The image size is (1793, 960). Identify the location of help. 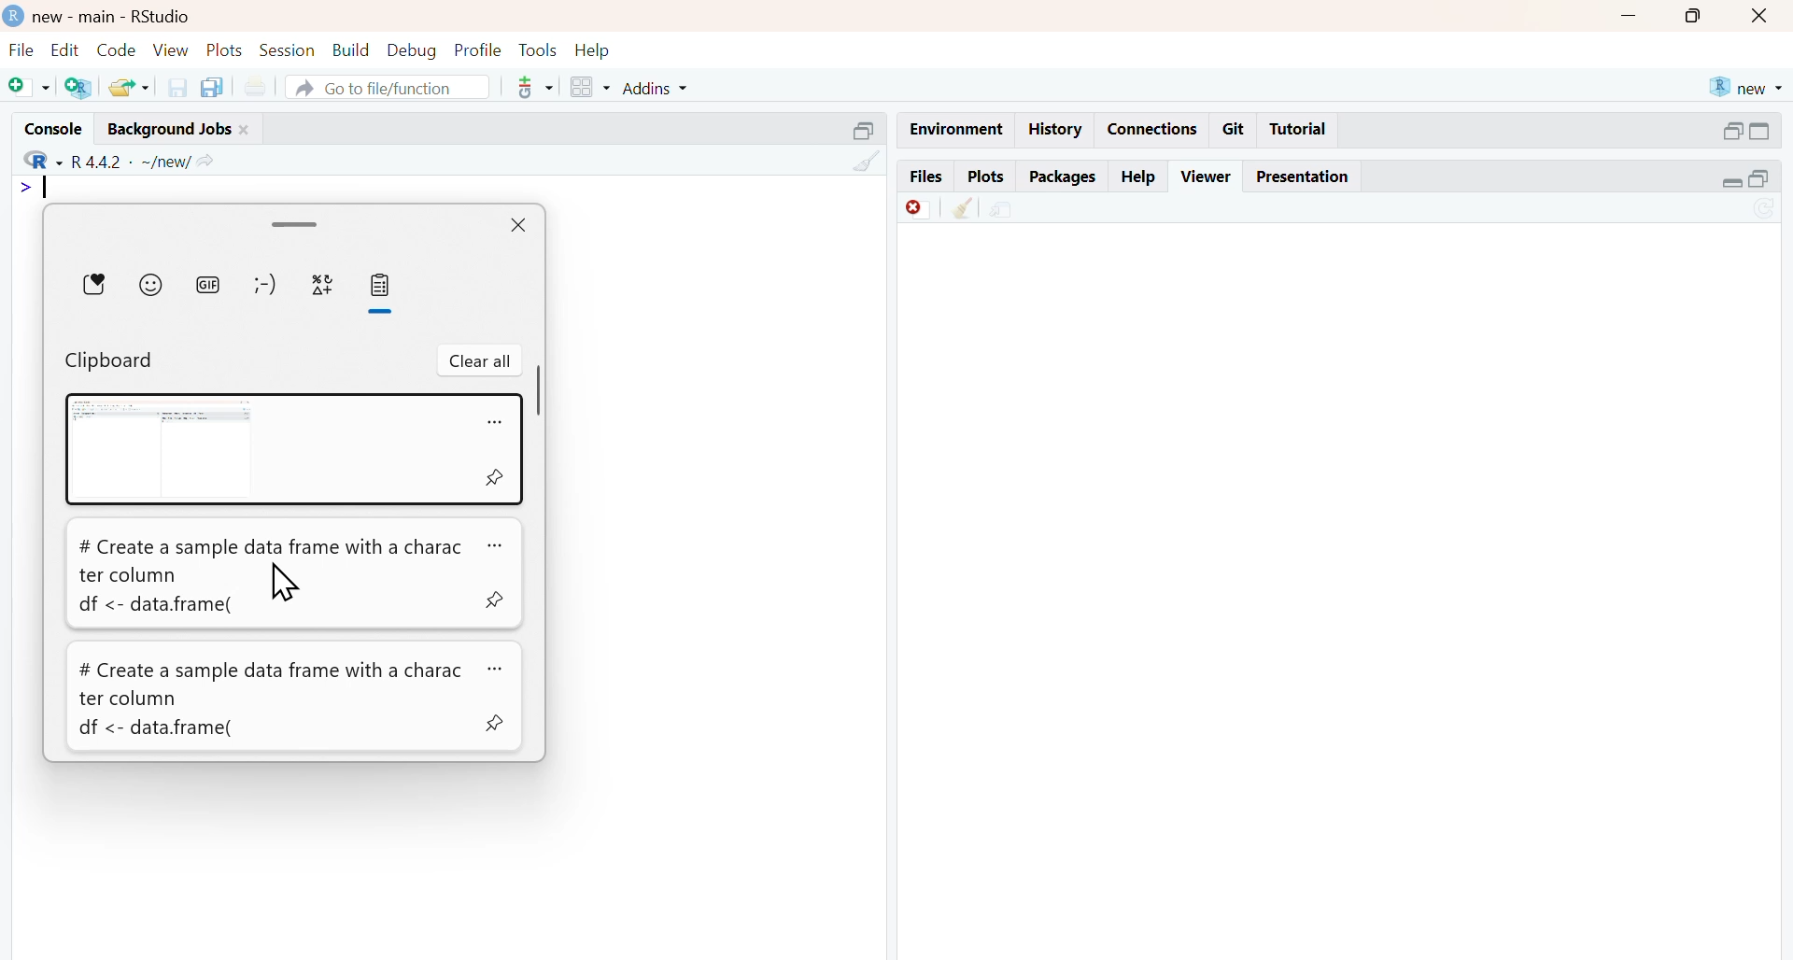
(1139, 176).